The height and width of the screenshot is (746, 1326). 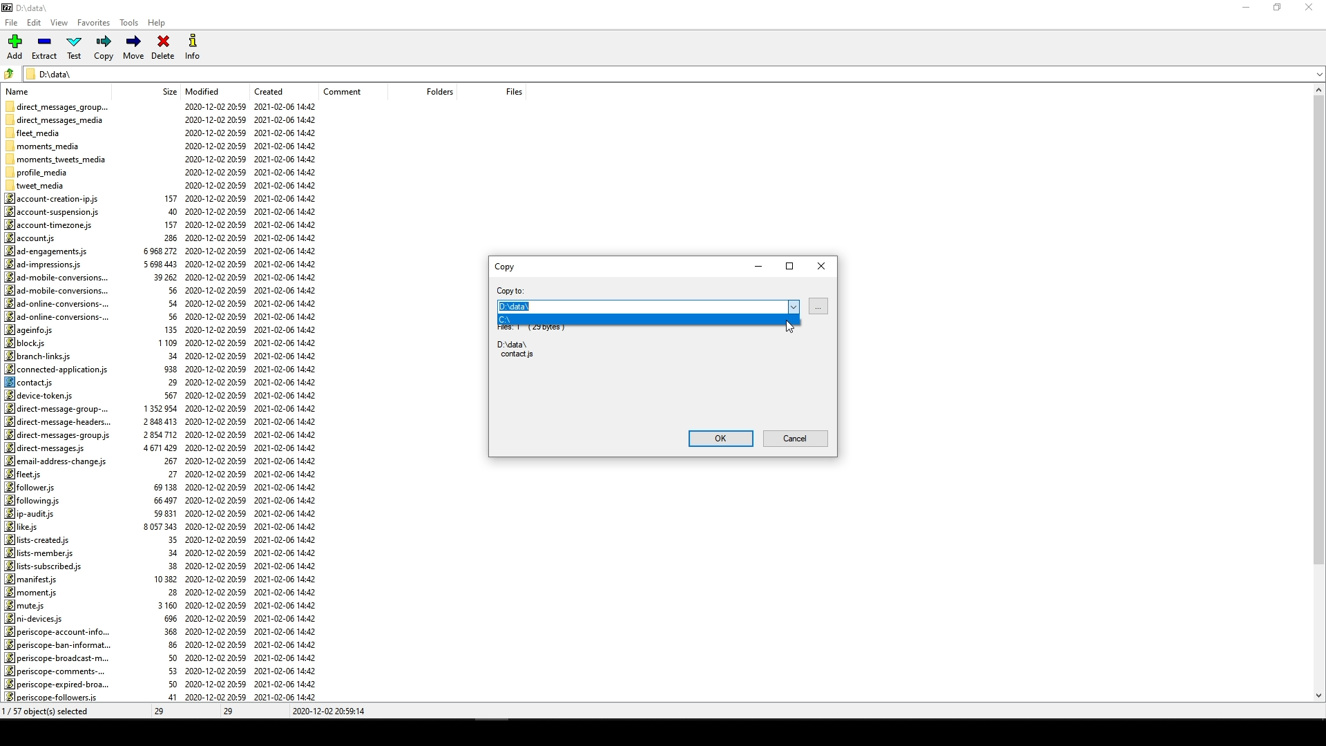 What do you see at coordinates (135, 48) in the screenshot?
I see `Move` at bounding box center [135, 48].